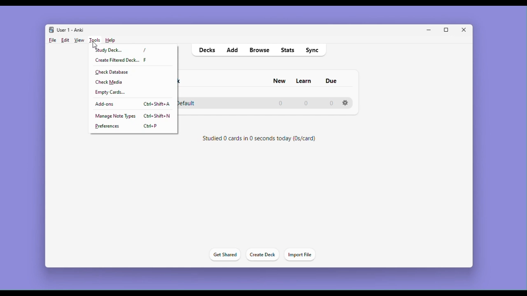 This screenshot has width=527, height=296. Describe the element at coordinates (303, 256) in the screenshot. I see `Import file` at that location.